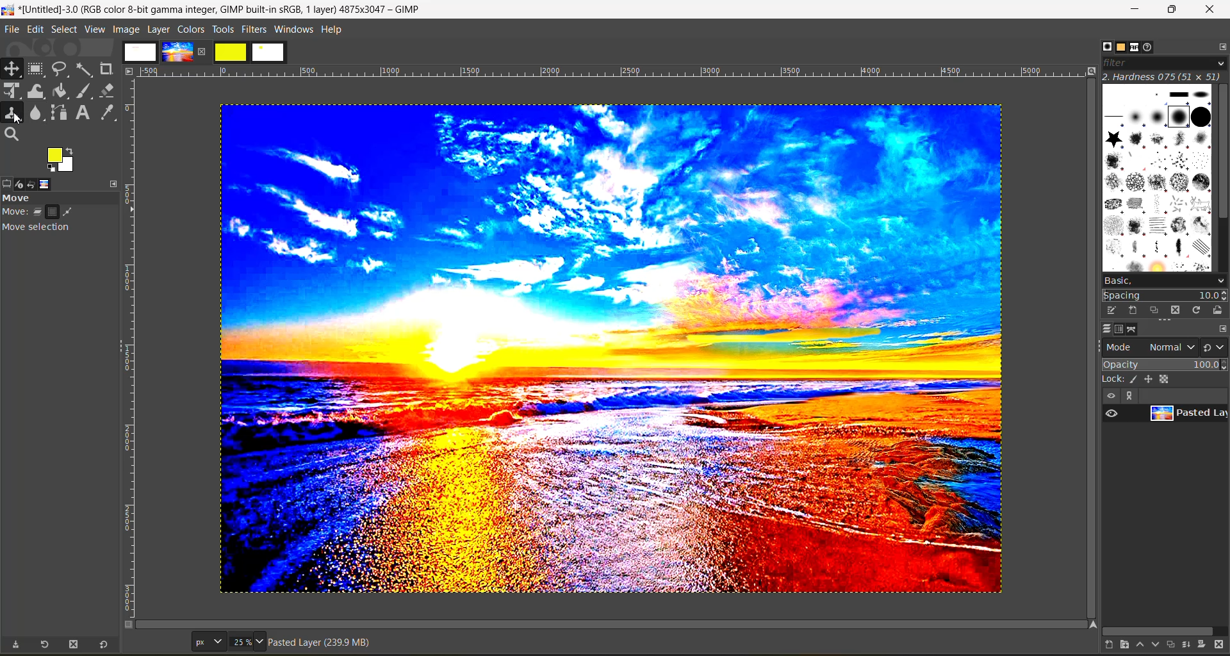  Describe the element at coordinates (64, 29) in the screenshot. I see `select` at that location.